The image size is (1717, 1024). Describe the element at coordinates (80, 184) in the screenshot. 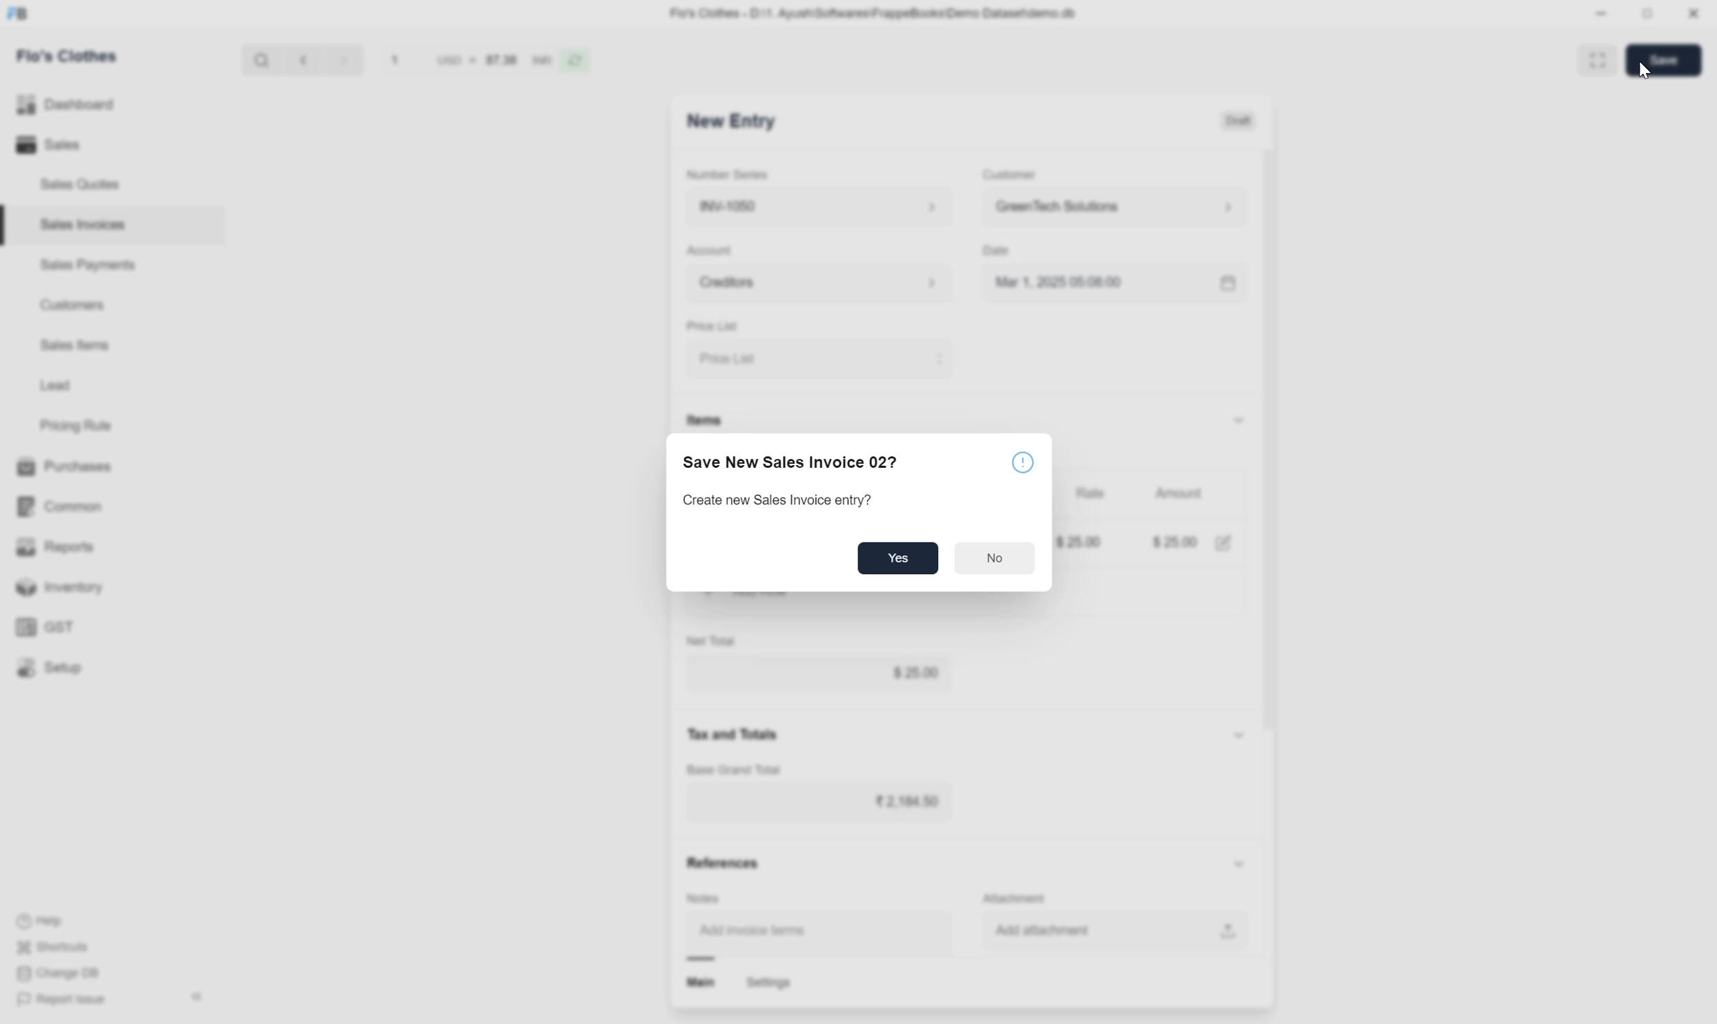

I see `Sales Quotes` at that location.